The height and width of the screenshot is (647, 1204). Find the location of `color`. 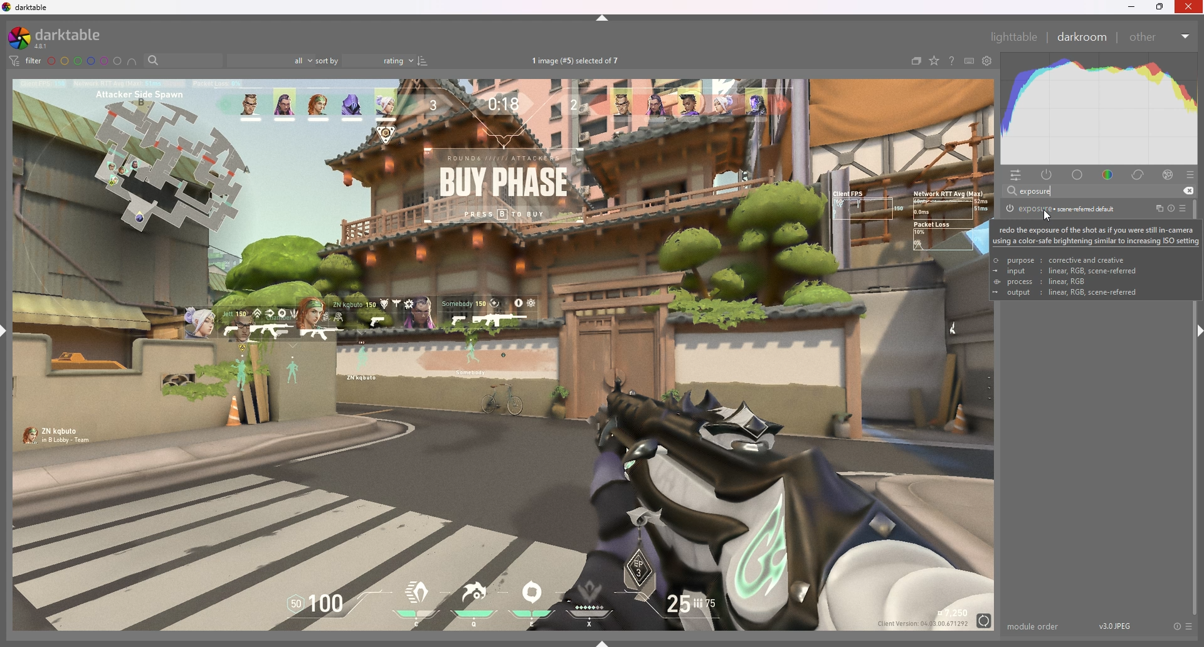

color is located at coordinates (1107, 175).